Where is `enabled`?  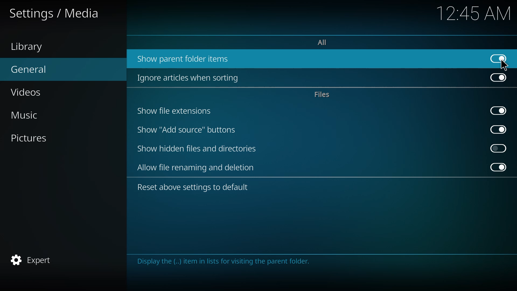
enabled is located at coordinates (498, 78).